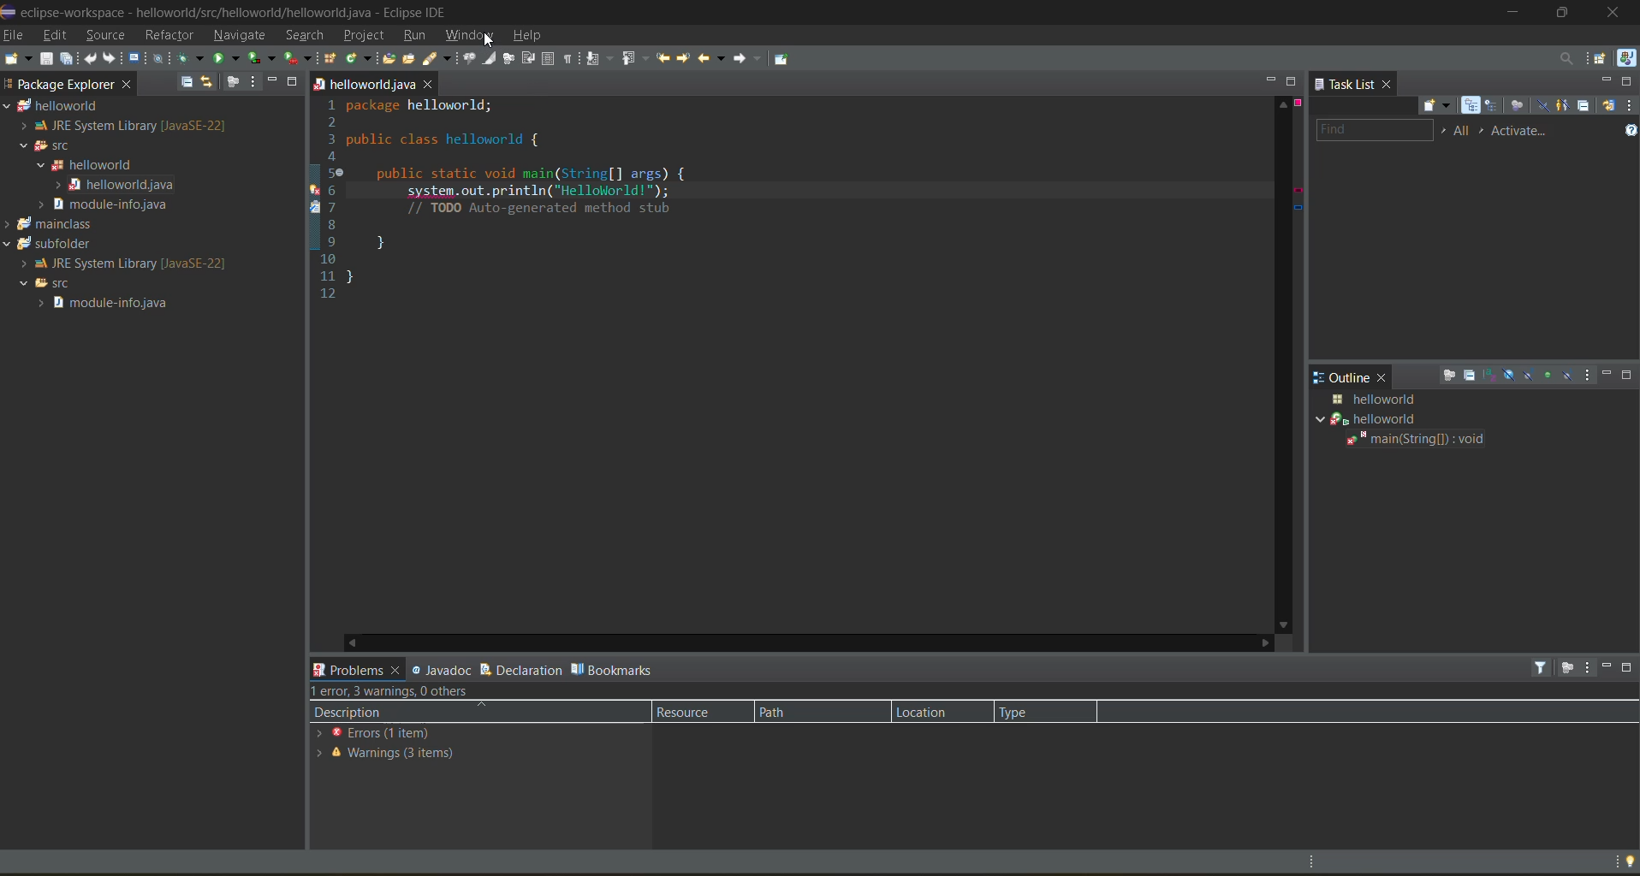 The width and height of the screenshot is (1640, 876). I want to click on minimize, so click(1610, 375).